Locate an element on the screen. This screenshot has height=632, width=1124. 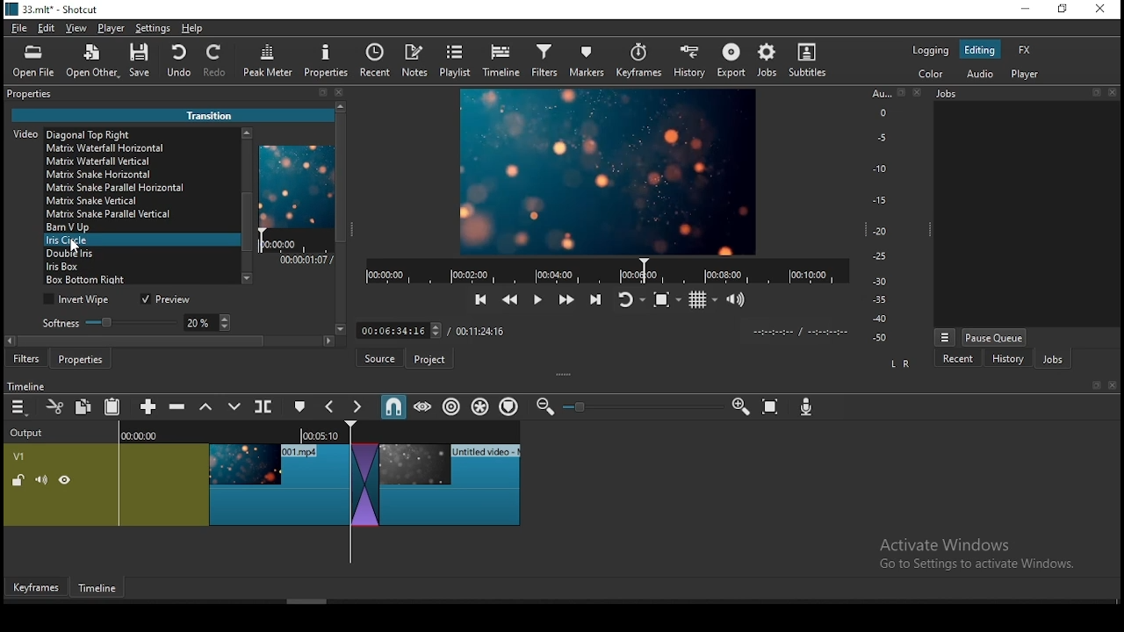
export is located at coordinates (733, 60).